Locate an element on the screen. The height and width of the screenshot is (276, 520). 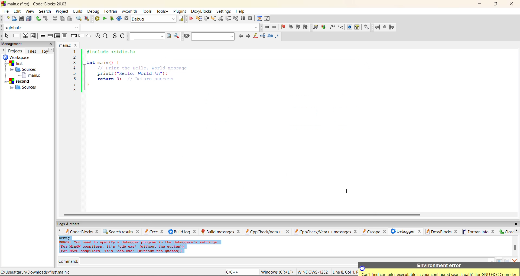
select is located at coordinates (6, 36).